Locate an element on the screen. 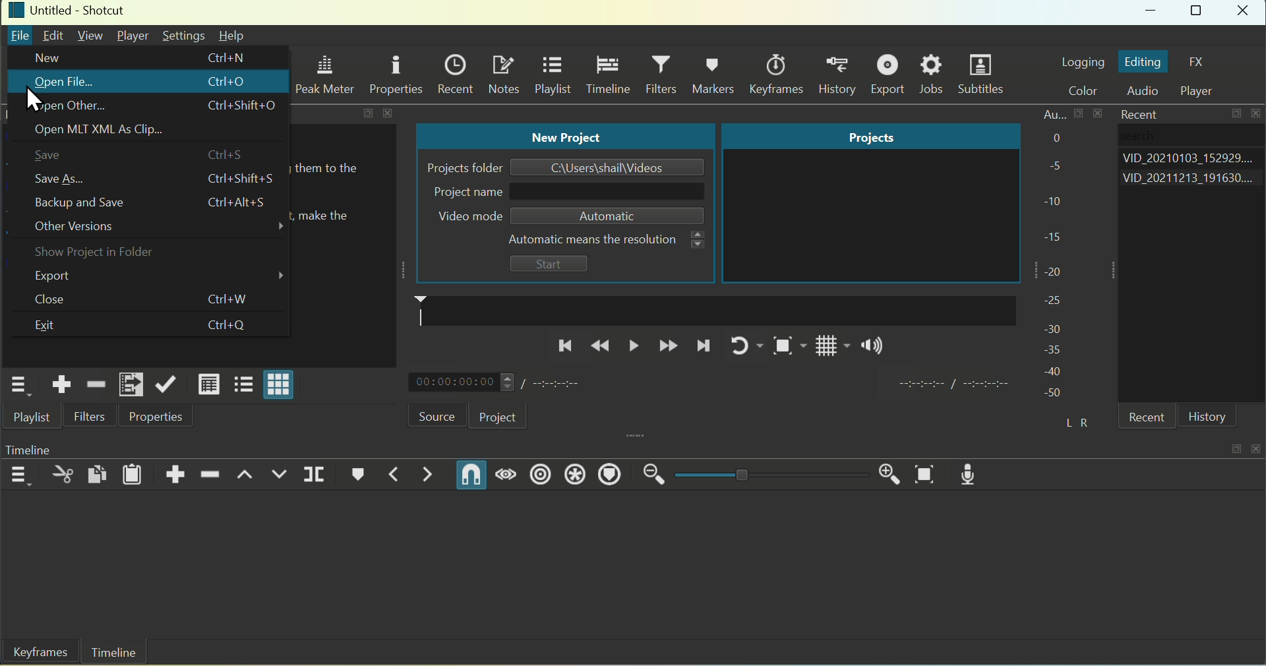 The image size is (1266, 666). Ripple All Tracks is located at coordinates (574, 476).